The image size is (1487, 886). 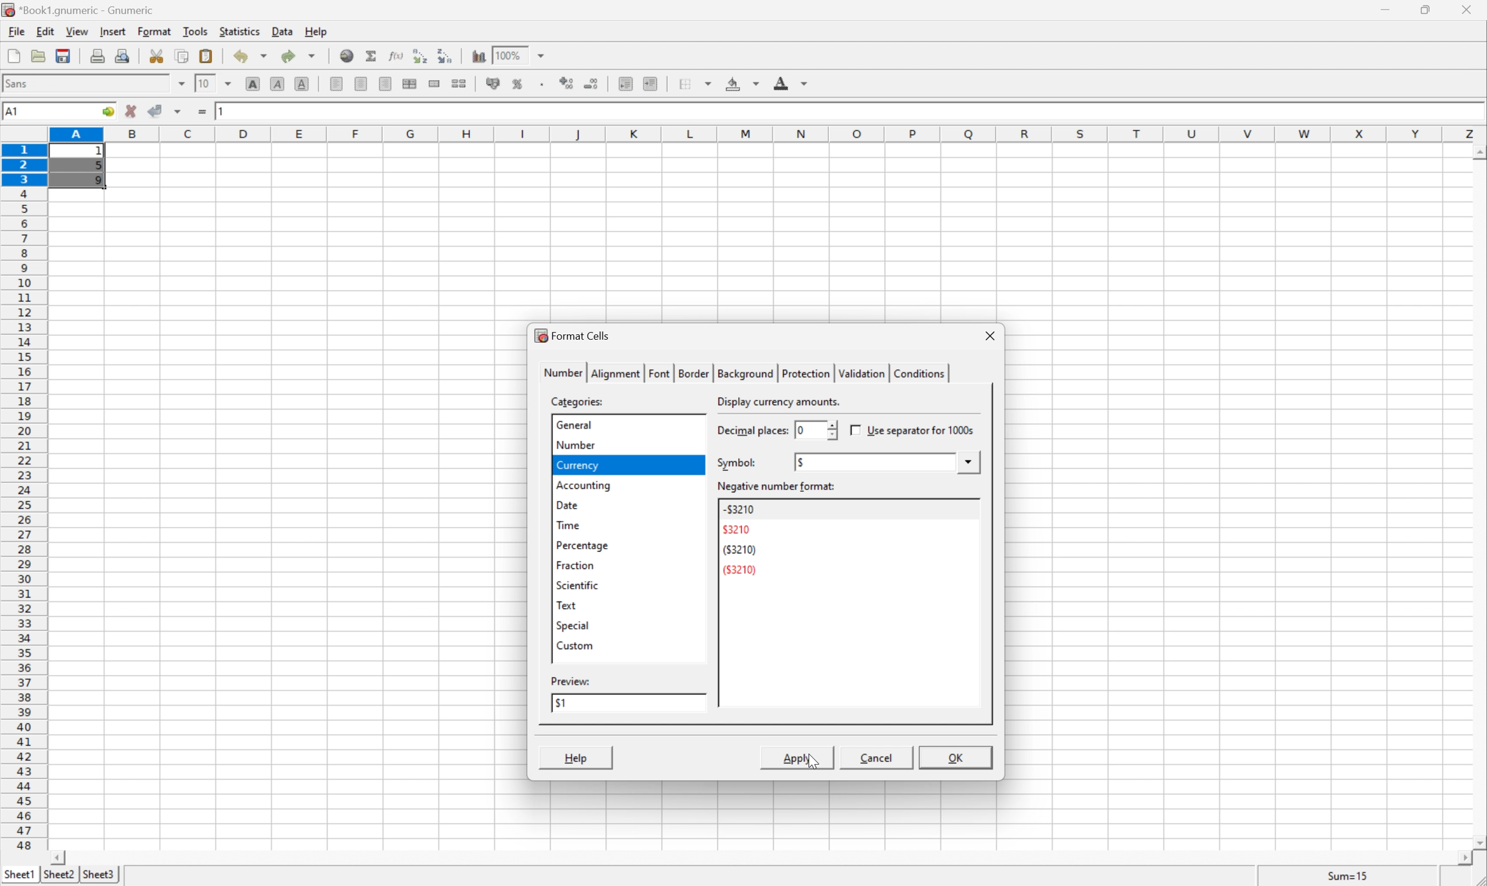 I want to click on close, so click(x=1473, y=10).